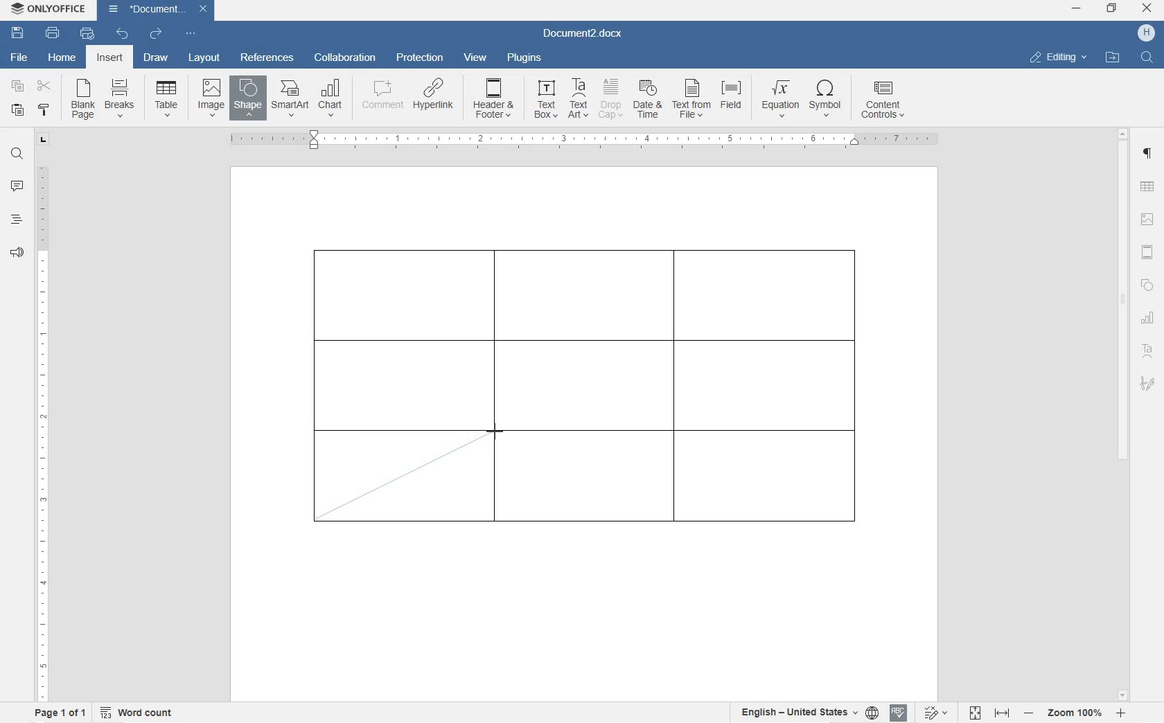 Image resolution: width=1164 pixels, height=723 pixels. I want to click on select text or document language, so click(807, 714).